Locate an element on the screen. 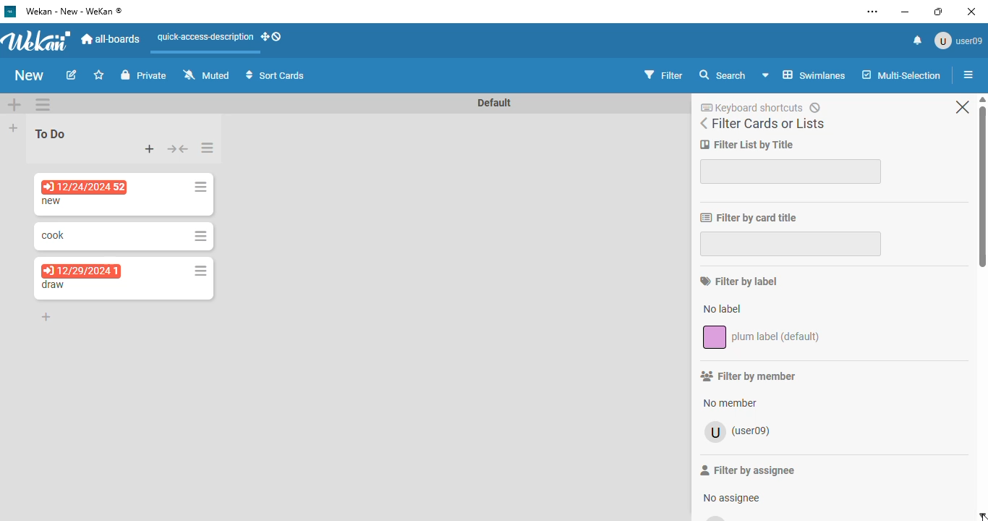 This screenshot has width=988, height=521. collapse is located at coordinates (178, 149).